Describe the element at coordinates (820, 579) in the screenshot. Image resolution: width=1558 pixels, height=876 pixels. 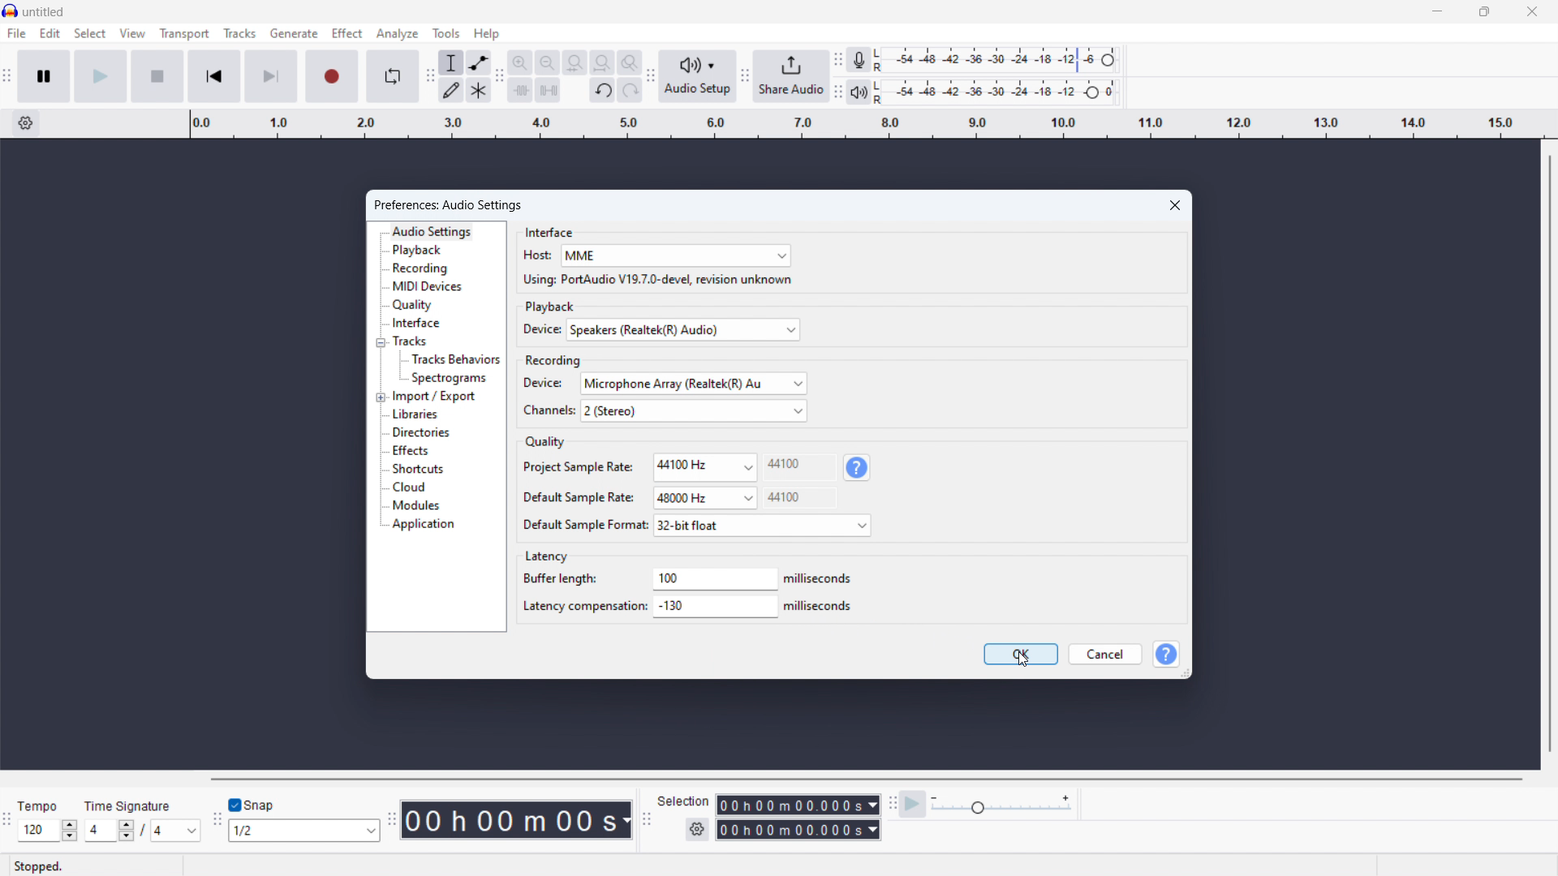
I see `milliseconds` at that location.